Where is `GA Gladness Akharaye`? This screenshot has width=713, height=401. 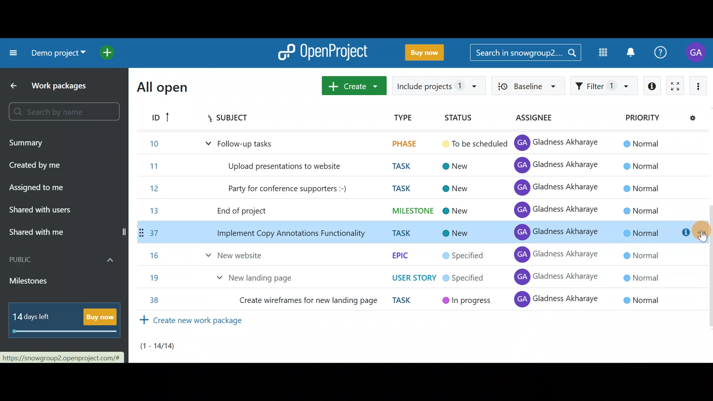
GA Gladness Akharaye is located at coordinates (558, 255).